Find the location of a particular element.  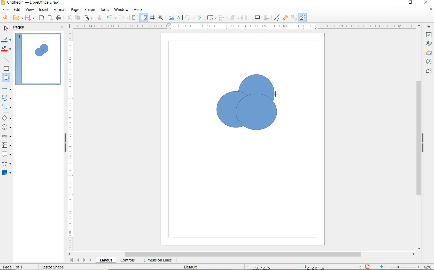

HELPLINES WHILE MOVING is located at coordinates (152, 18).